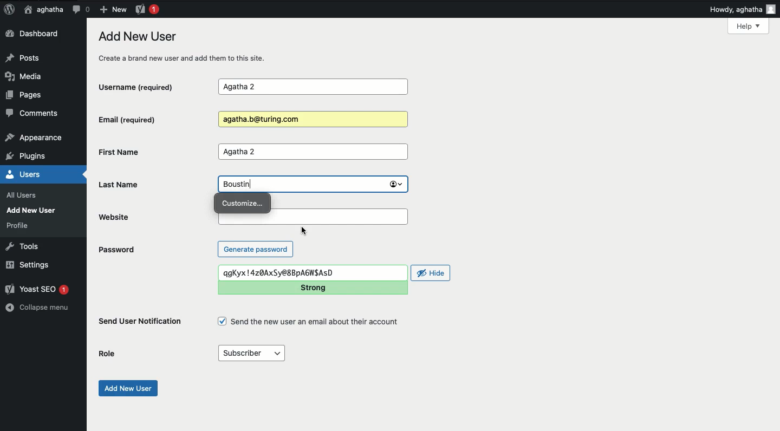  I want to click on Email (required), so click(146, 119).